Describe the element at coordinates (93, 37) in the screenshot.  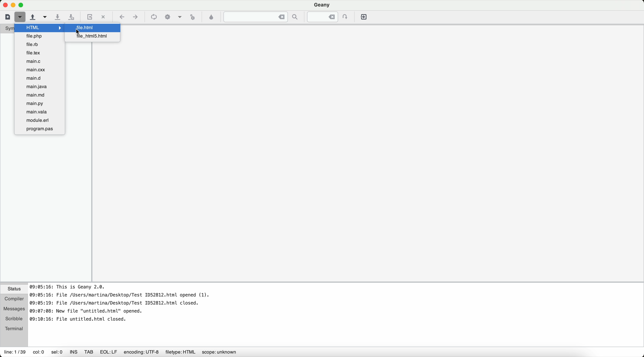
I see `file_html5.html` at that location.